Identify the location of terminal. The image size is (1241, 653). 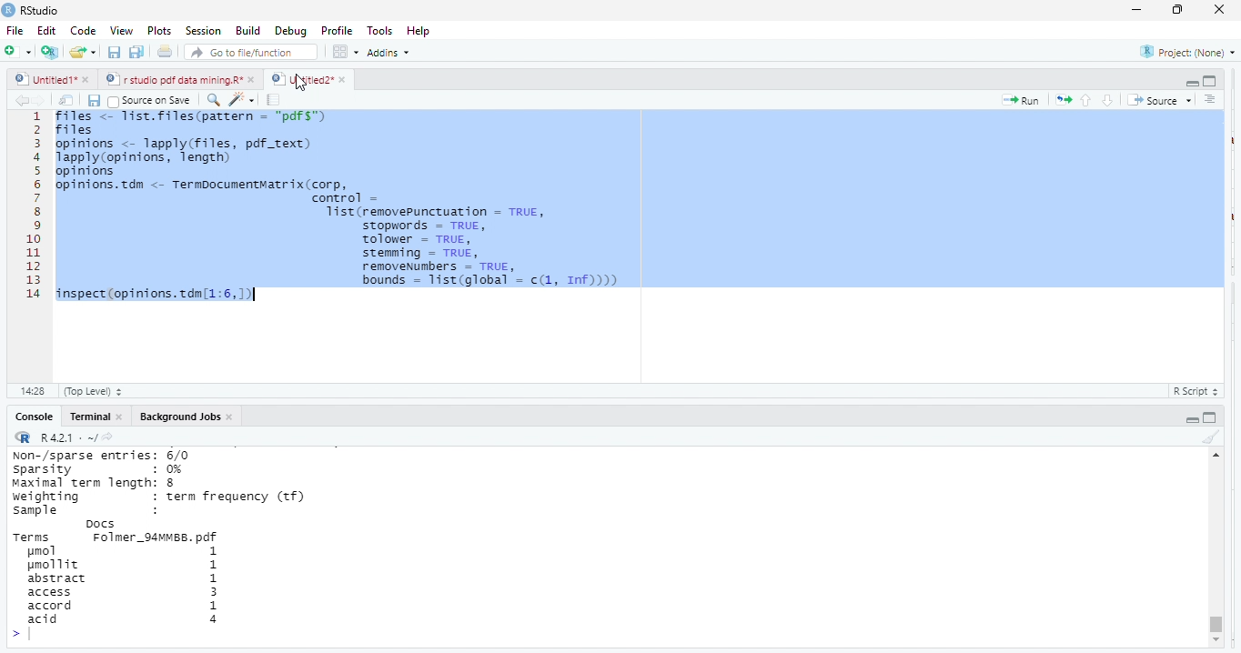
(88, 417).